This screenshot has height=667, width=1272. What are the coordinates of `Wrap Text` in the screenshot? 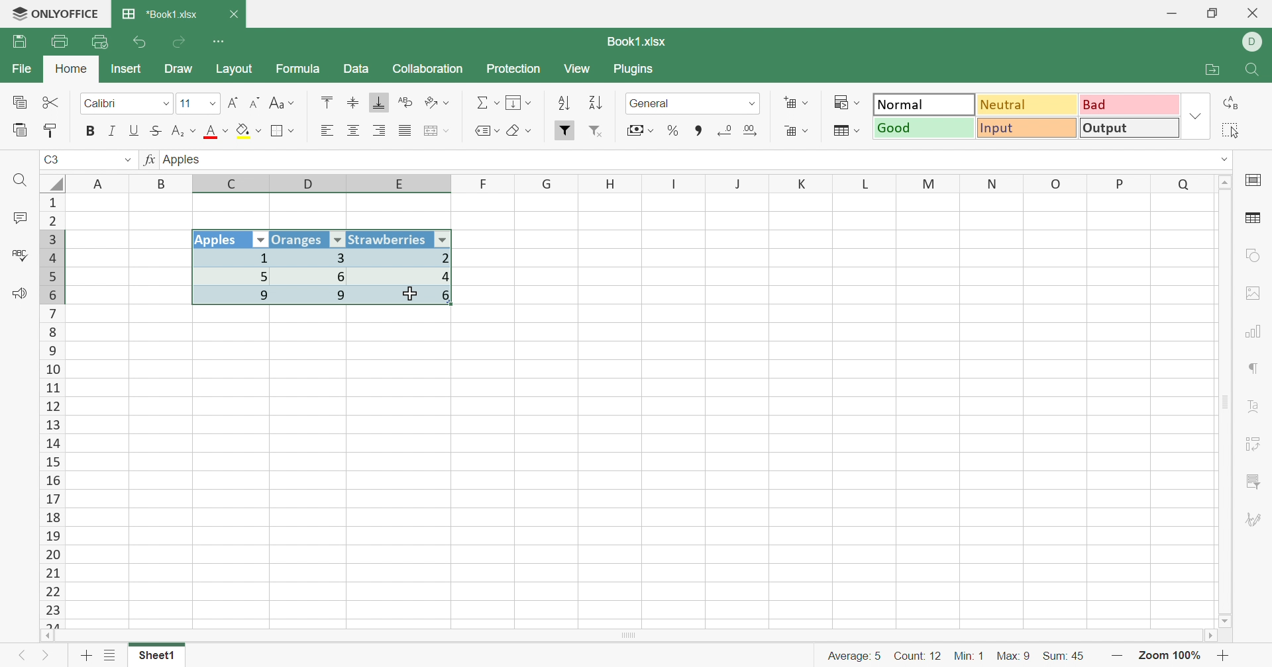 It's located at (403, 103).